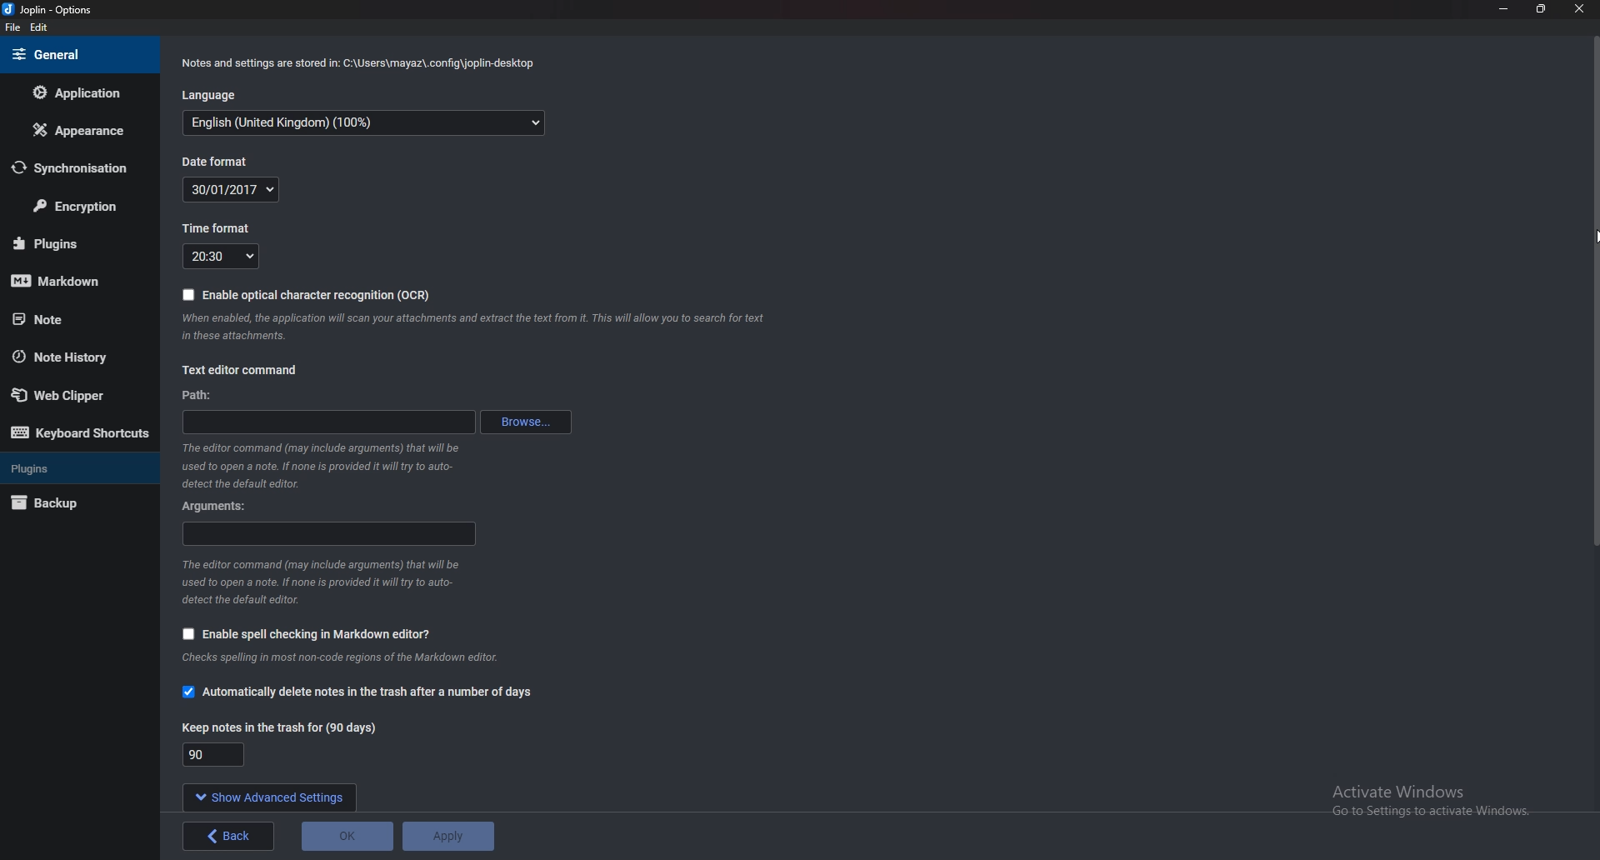  I want to click on Date format, so click(232, 189).